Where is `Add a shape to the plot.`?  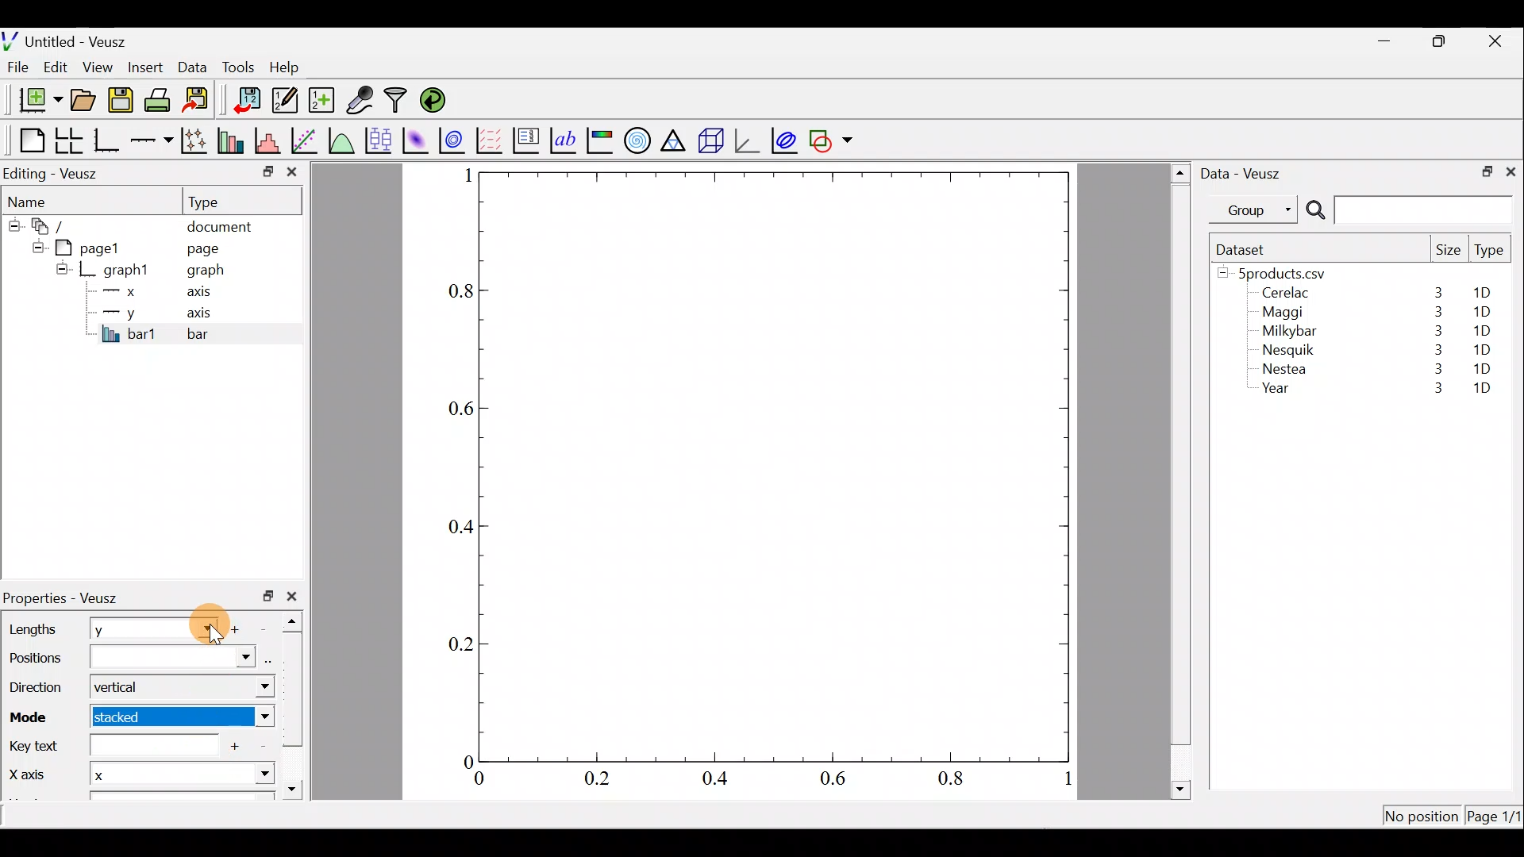
Add a shape to the plot. is located at coordinates (832, 138).